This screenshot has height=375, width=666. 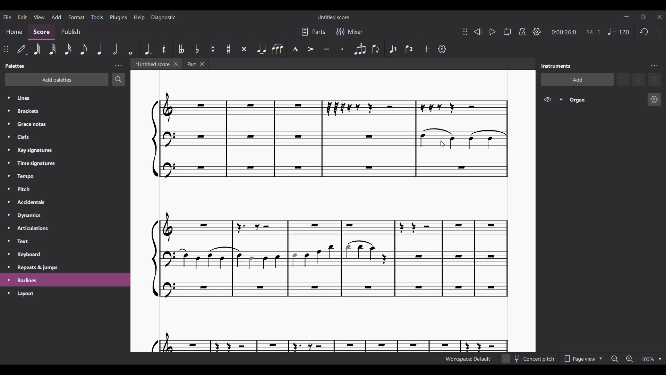 I want to click on Quarter note, so click(x=100, y=49).